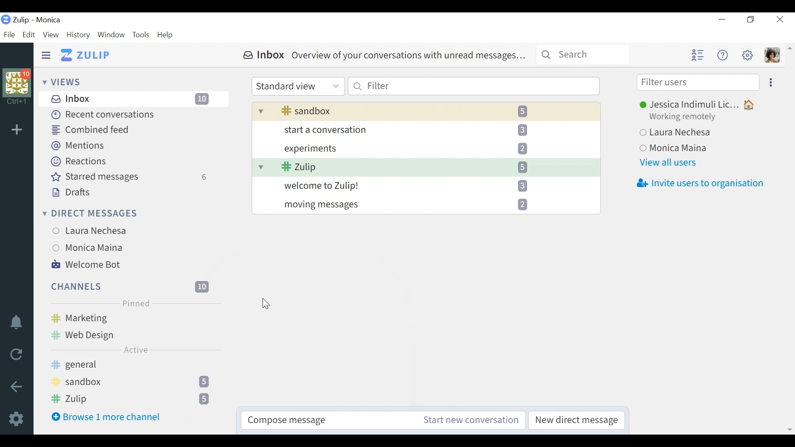 Image resolution: width=795 pixels, height=447 pixels. I want to click on View, so click(50, 35).